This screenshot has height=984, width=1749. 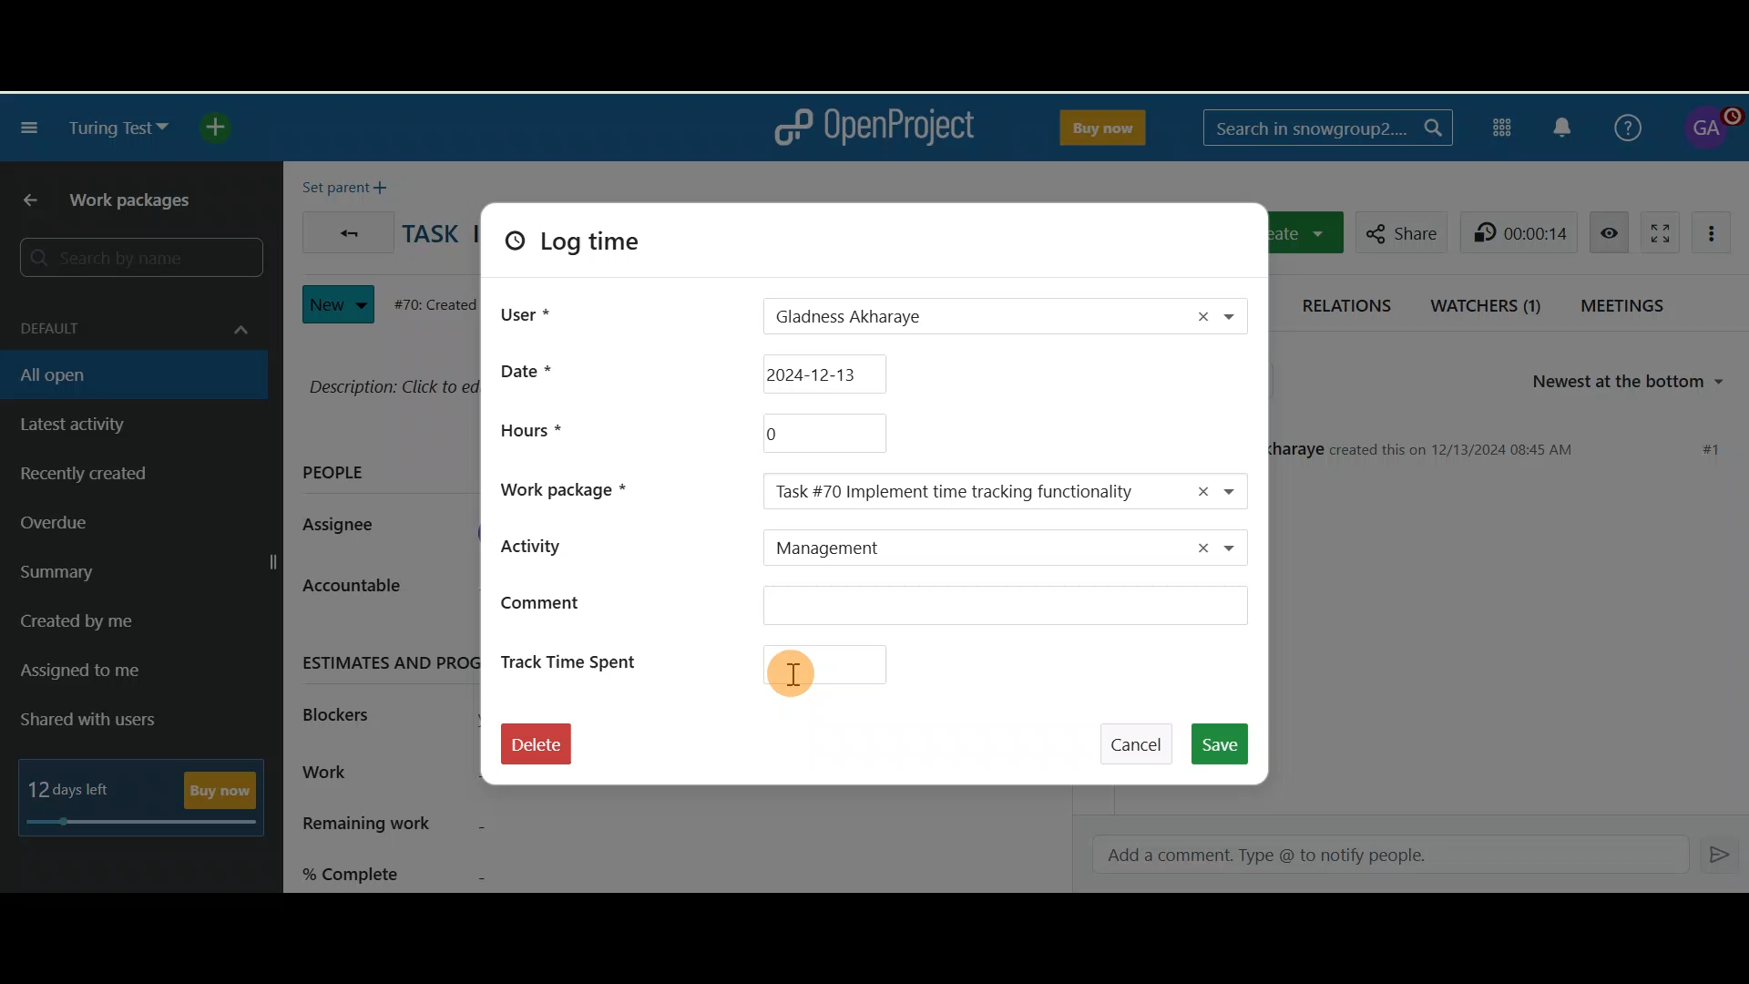 What do you see at coordinates (343, 228) in the screenshot?
I see `Back` at bounding box center [343, 228].